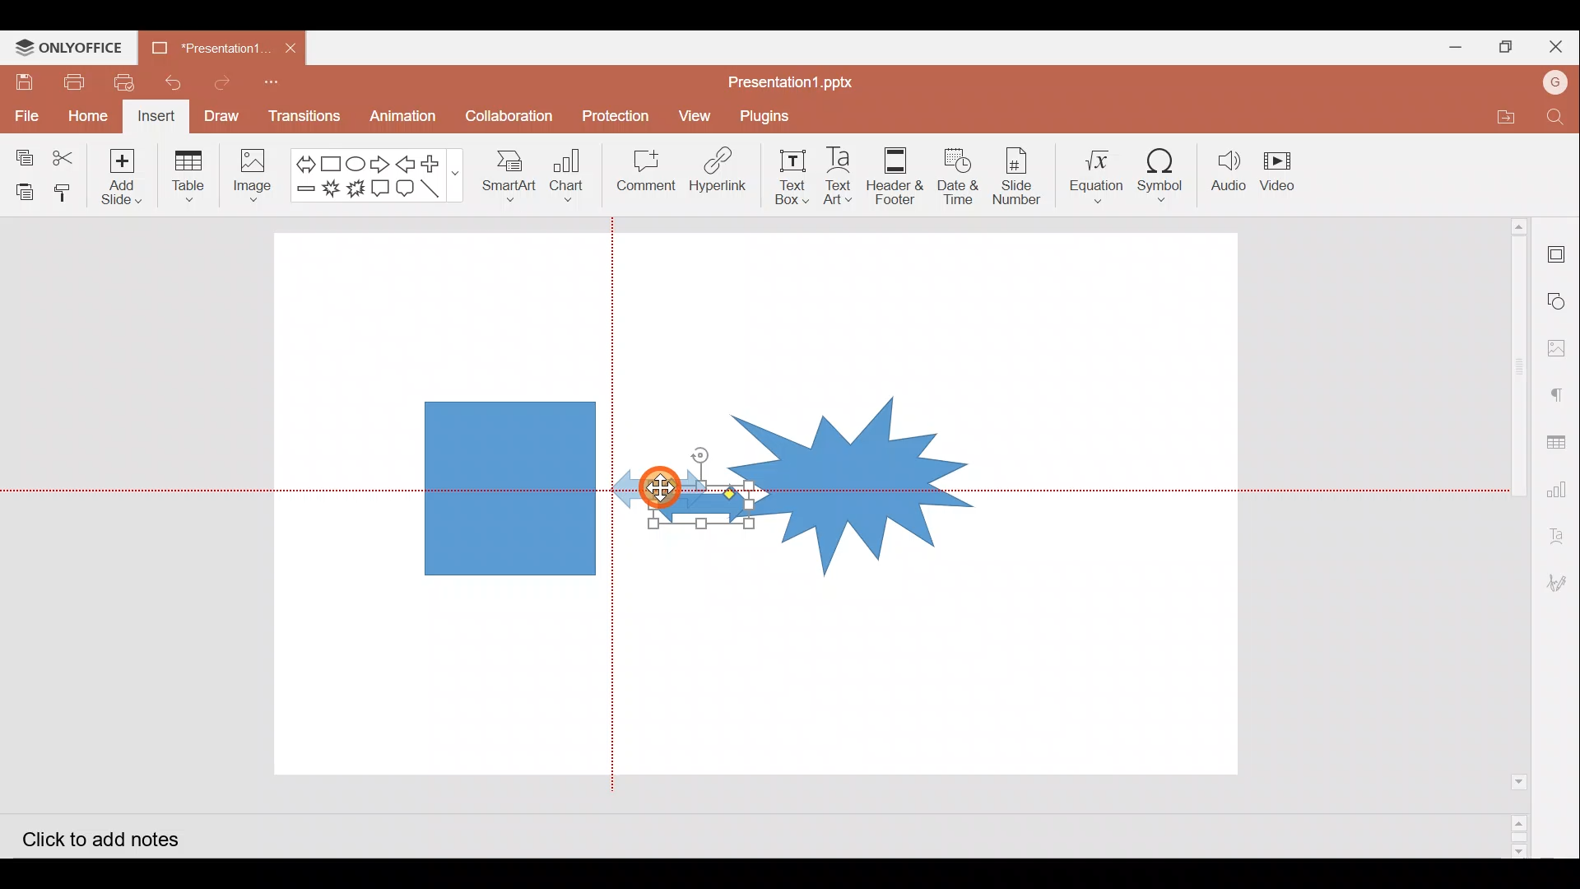 The height and width of the screenshot is (889, 1580). What do you see at coordinates (300, 161) in the screenshot?
I see `Left right arrow` at bounding box center [300, 161].